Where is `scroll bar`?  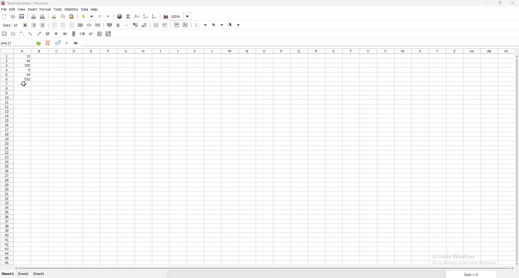 scroll bar is located at coordinates (516, 160).